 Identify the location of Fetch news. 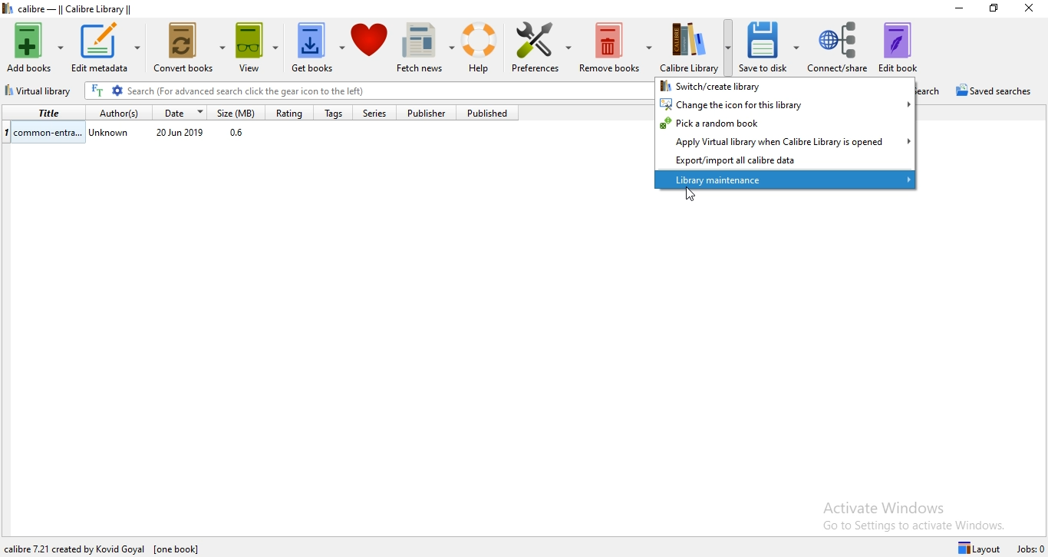
(427, 49).